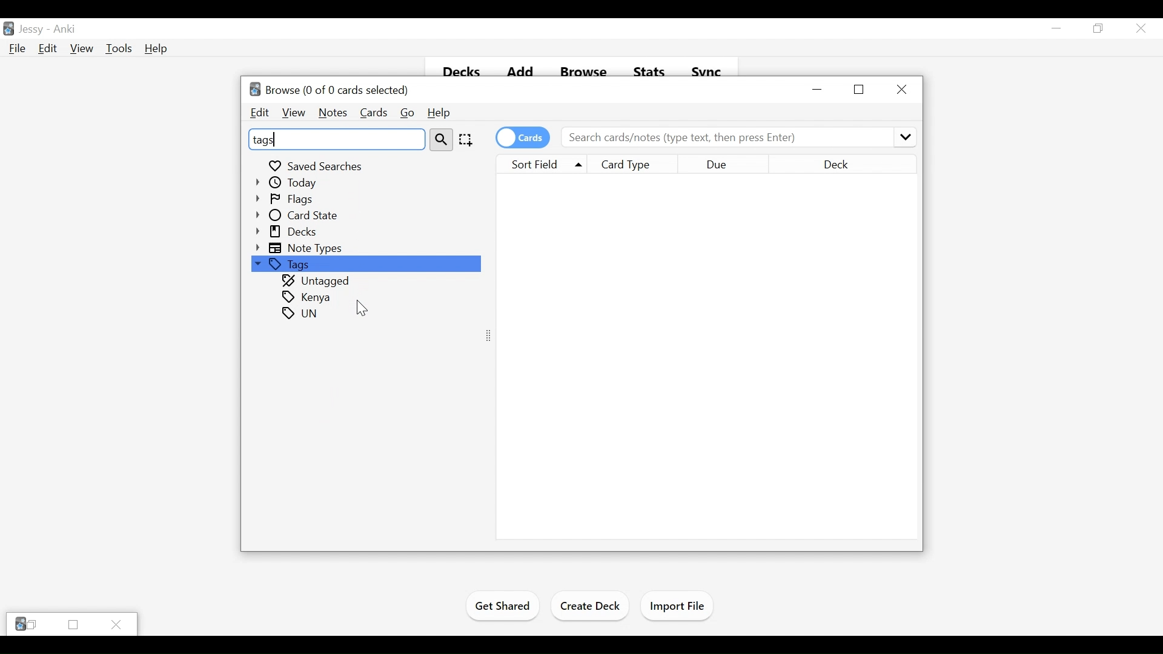 The height and width of the screenshot is (654, 1163). Describe the element at coordinates (317, 282) in the screenshot. I see `Untagged` at that location.